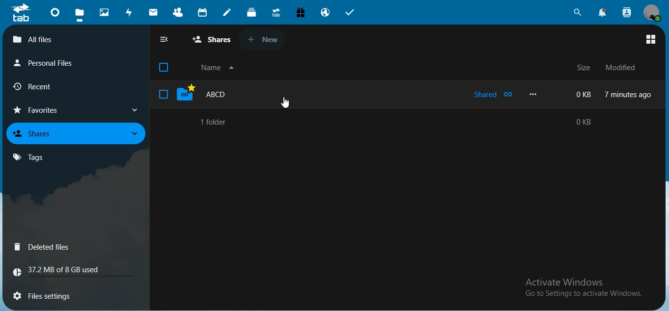 This screenshot has width=669, height=311. I want to click on free trial, so click(302, 12).